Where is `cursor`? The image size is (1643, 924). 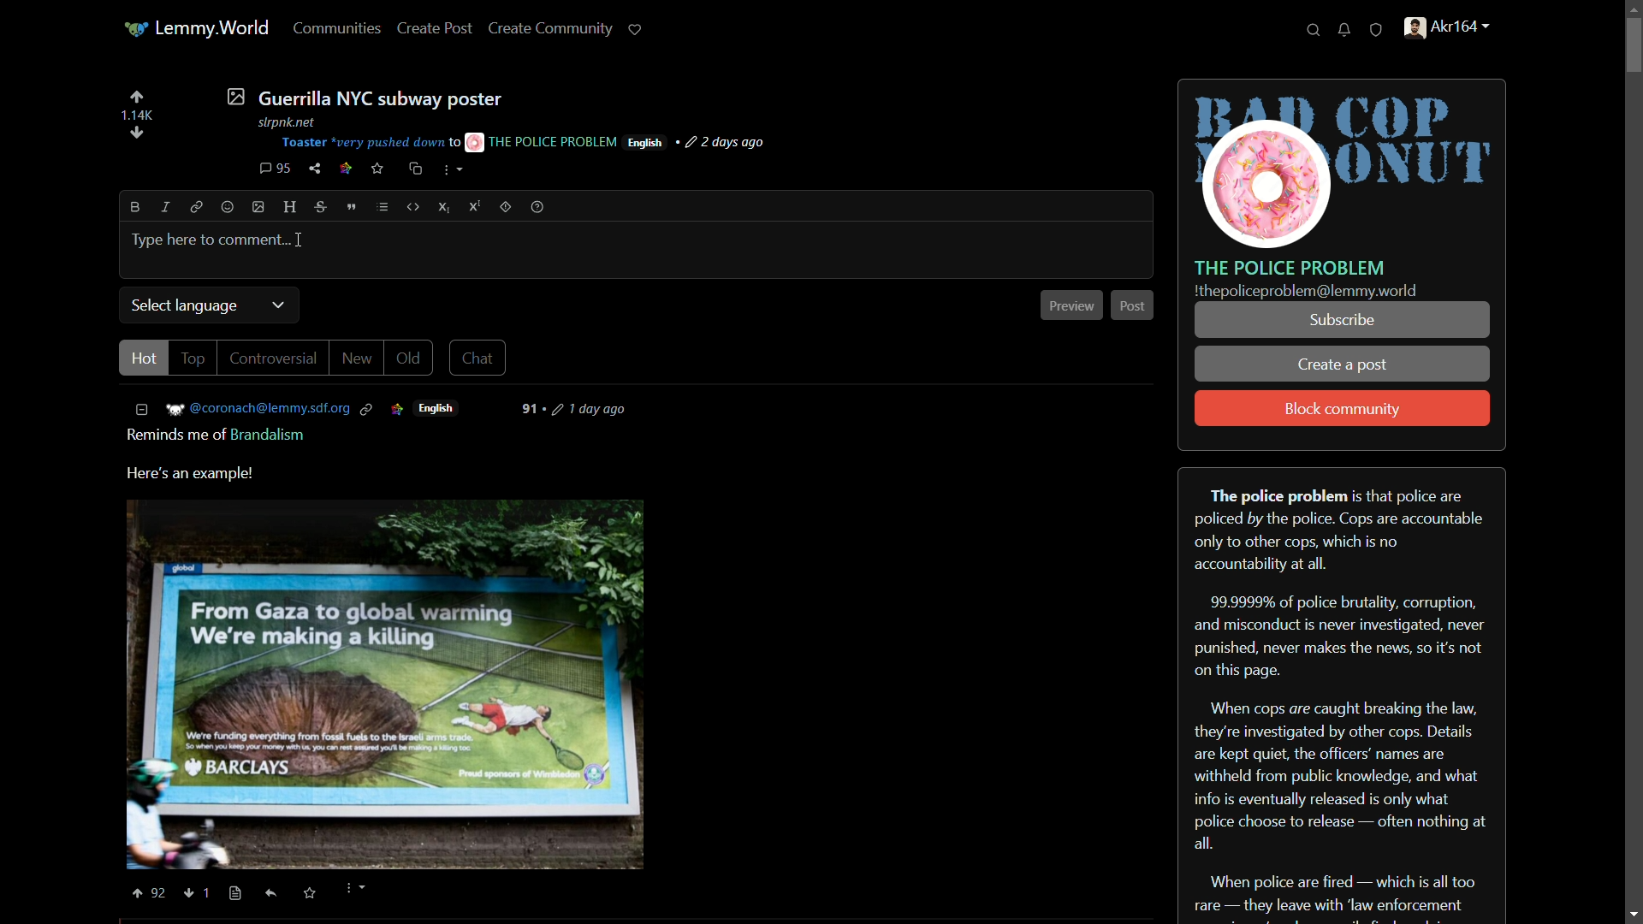
cursor is located at coordinates (302, 242).